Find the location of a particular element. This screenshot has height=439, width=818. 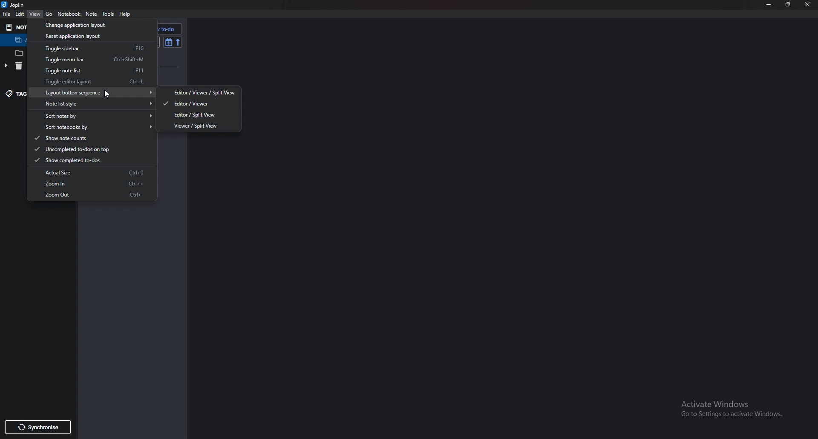

Notebook is located at coordinates (69, 14).